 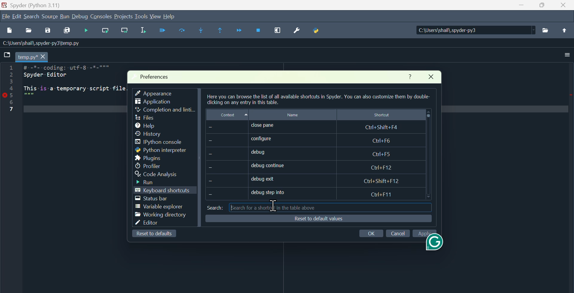 What do you see at coordinates (161, 215) in the screenshot?
I see `Working directory` at bounding box center [161, 215].